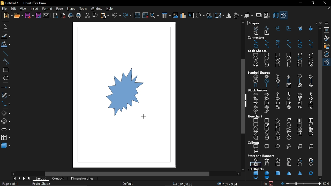 The image size is (331, 186). I want to click on star and boxes, so click(281, 160).